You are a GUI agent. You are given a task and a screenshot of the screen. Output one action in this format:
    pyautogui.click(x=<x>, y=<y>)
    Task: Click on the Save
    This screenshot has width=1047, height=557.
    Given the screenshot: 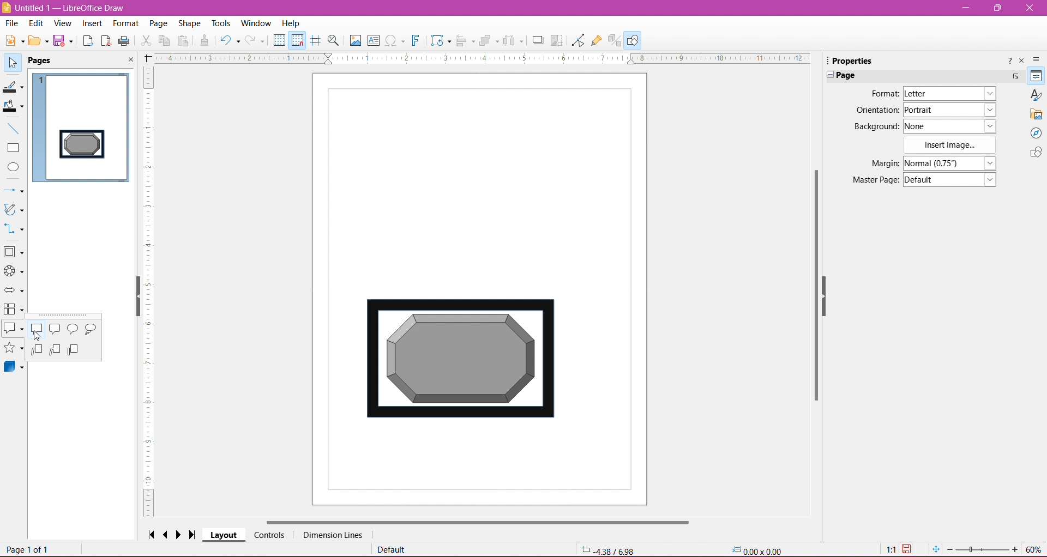 What is the action you would take?
    pyautogui.click(x=65, y=43)
    